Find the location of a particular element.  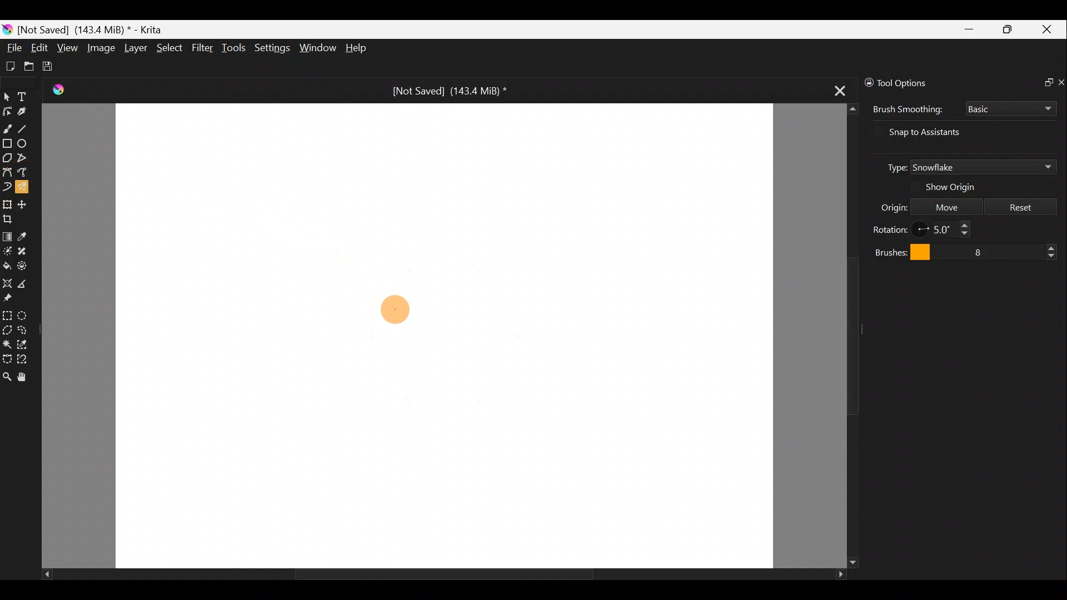

Layer is located at coordinates (134, 48).